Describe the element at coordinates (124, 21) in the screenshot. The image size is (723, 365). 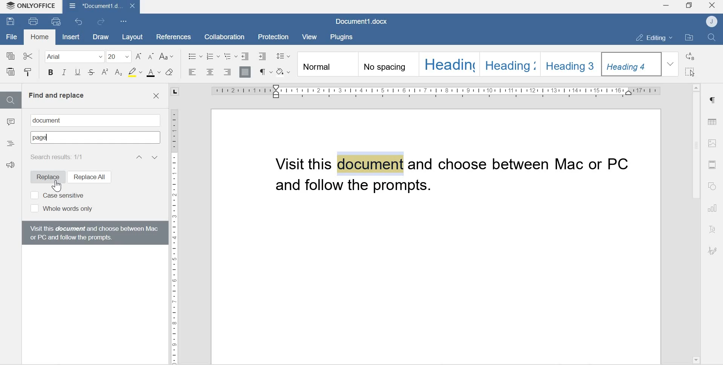
I see `Customize Quick Access Toolbar` at that location.